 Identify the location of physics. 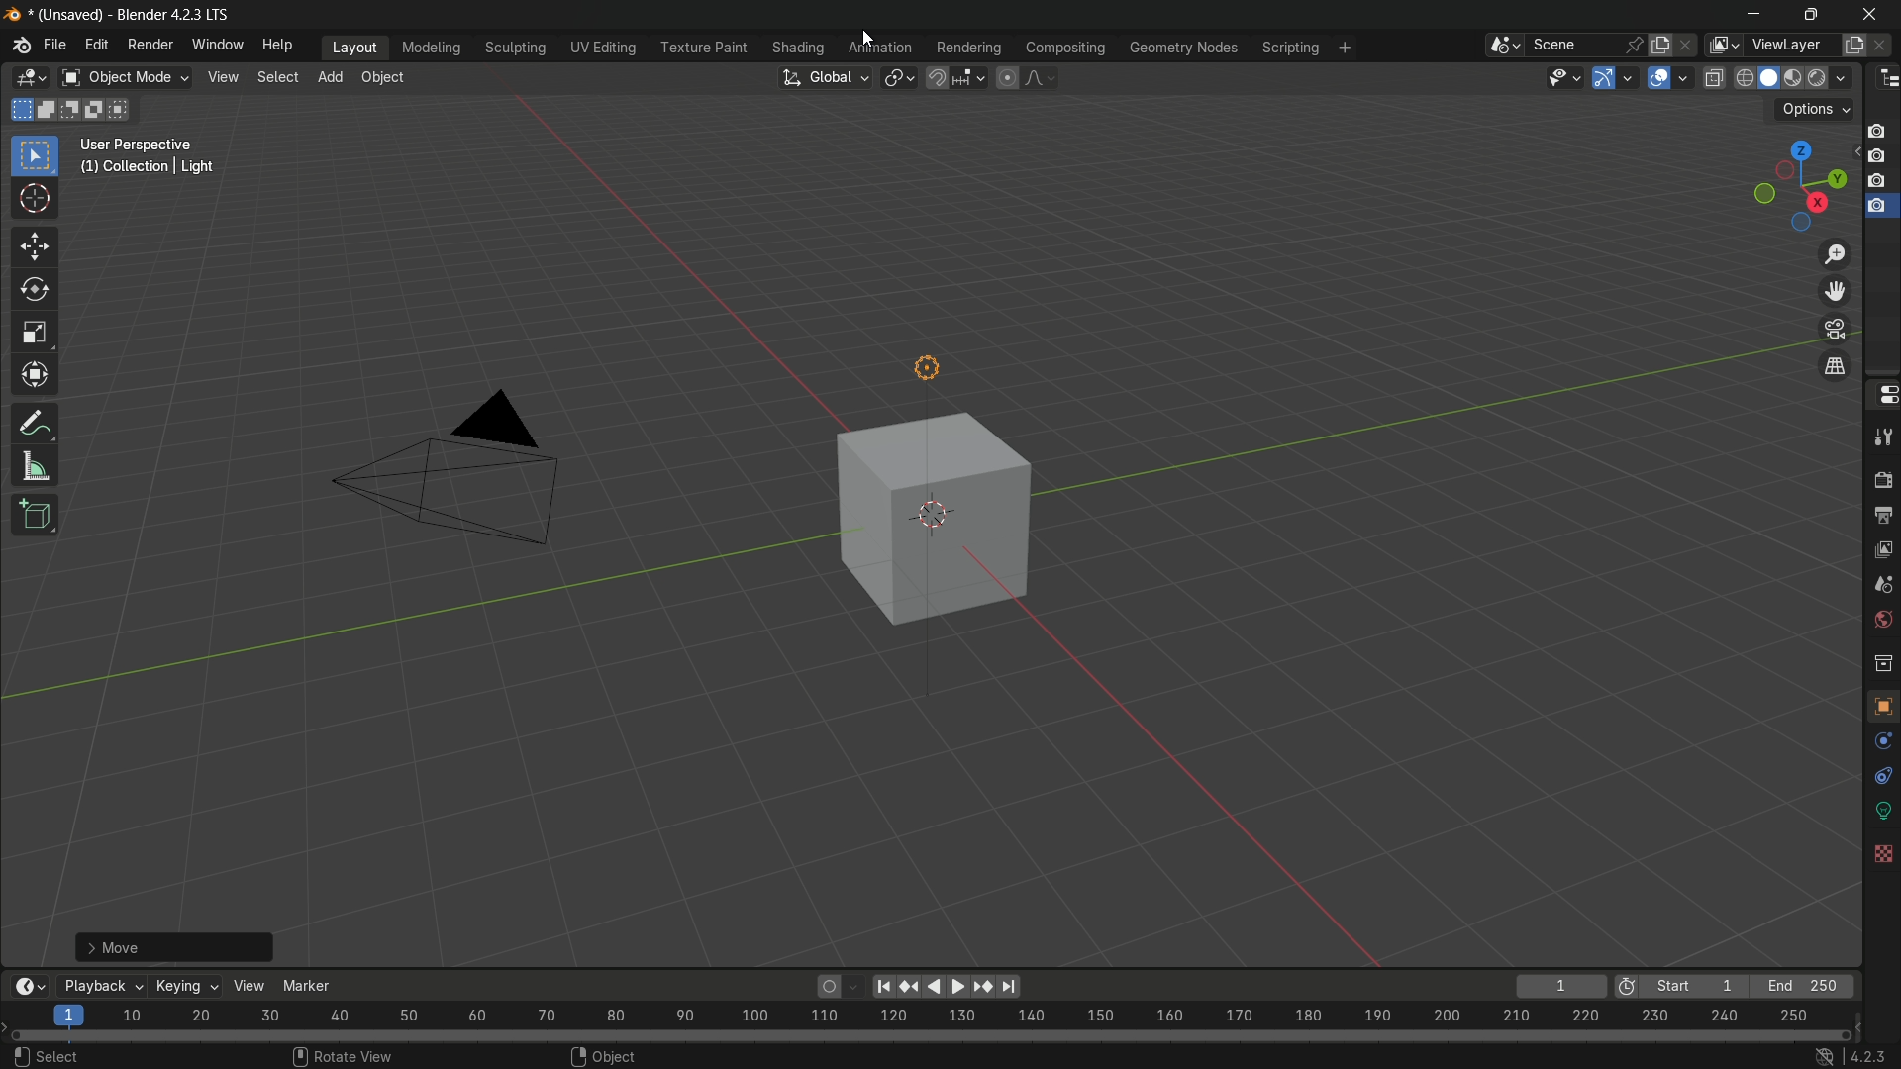
(1879, 814).